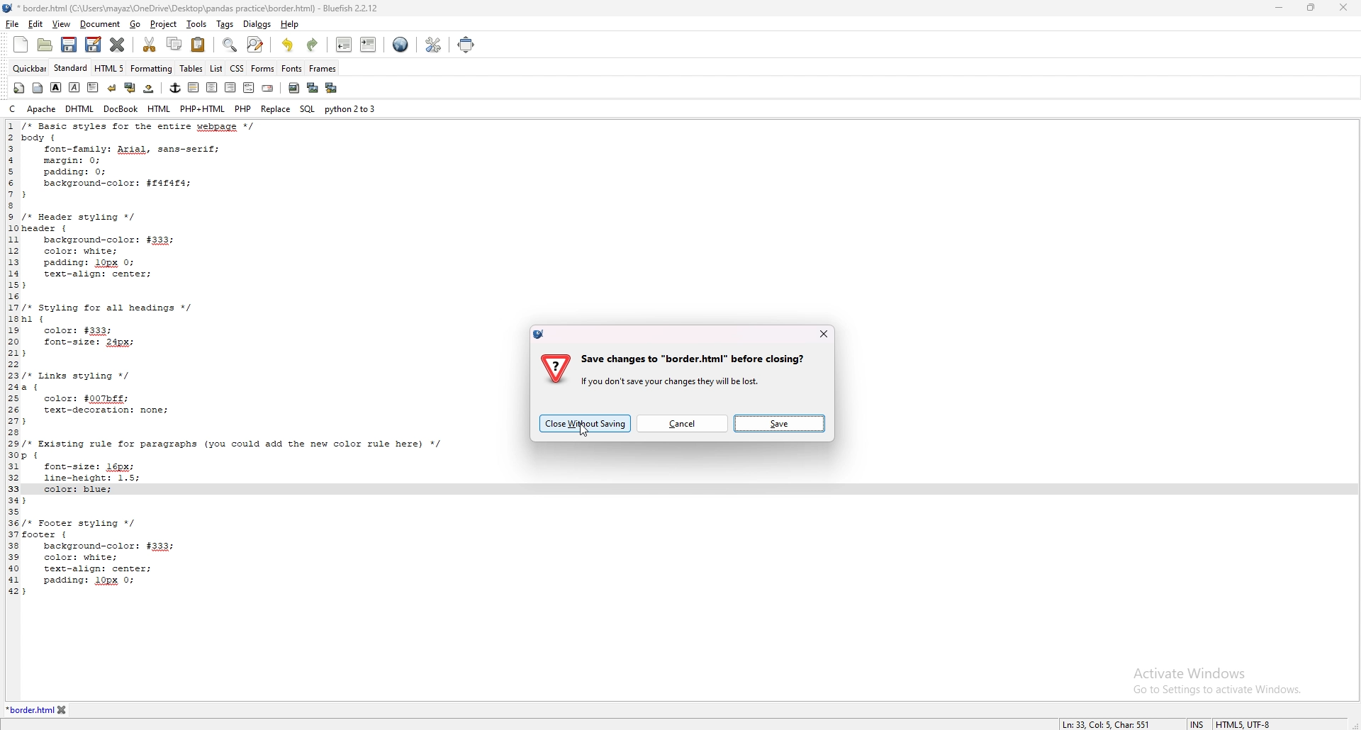 Image resolution: width=1361 pixels, height=730 pixels. What do you see at coordinates (333, 87) in the screenshot?
I see `multi thumbnail` at bounding box center [333, 87].